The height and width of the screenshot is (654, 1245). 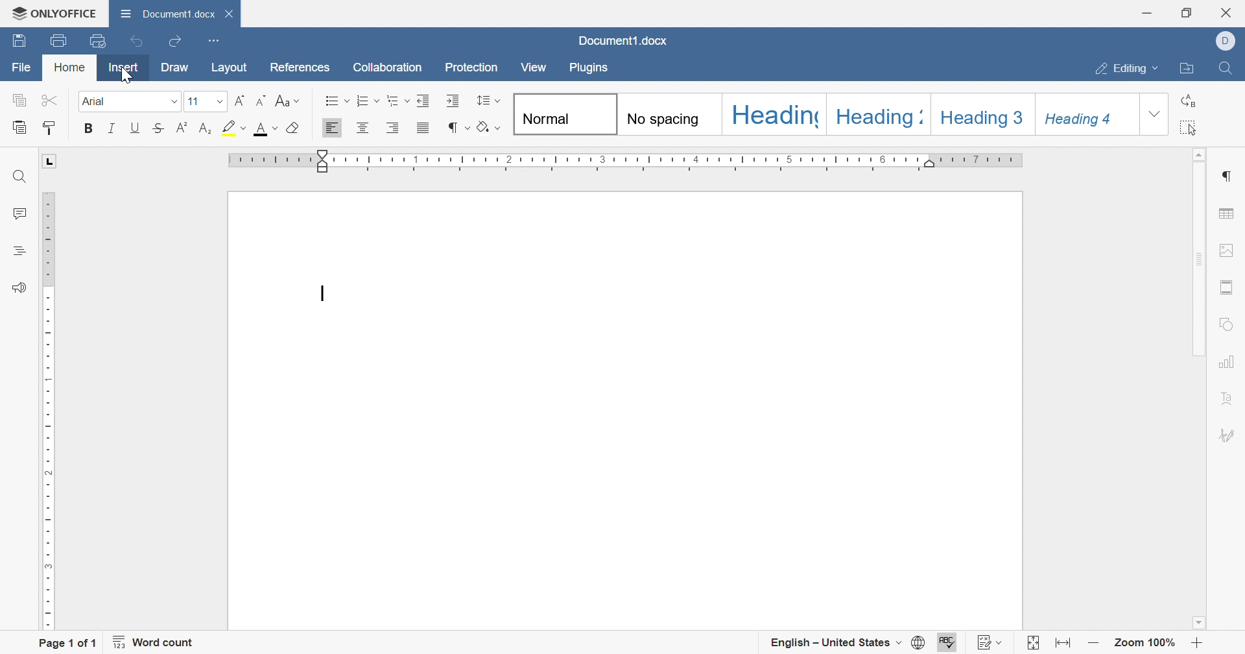 I want to click on Spell checking, so click(x=948, y=641).